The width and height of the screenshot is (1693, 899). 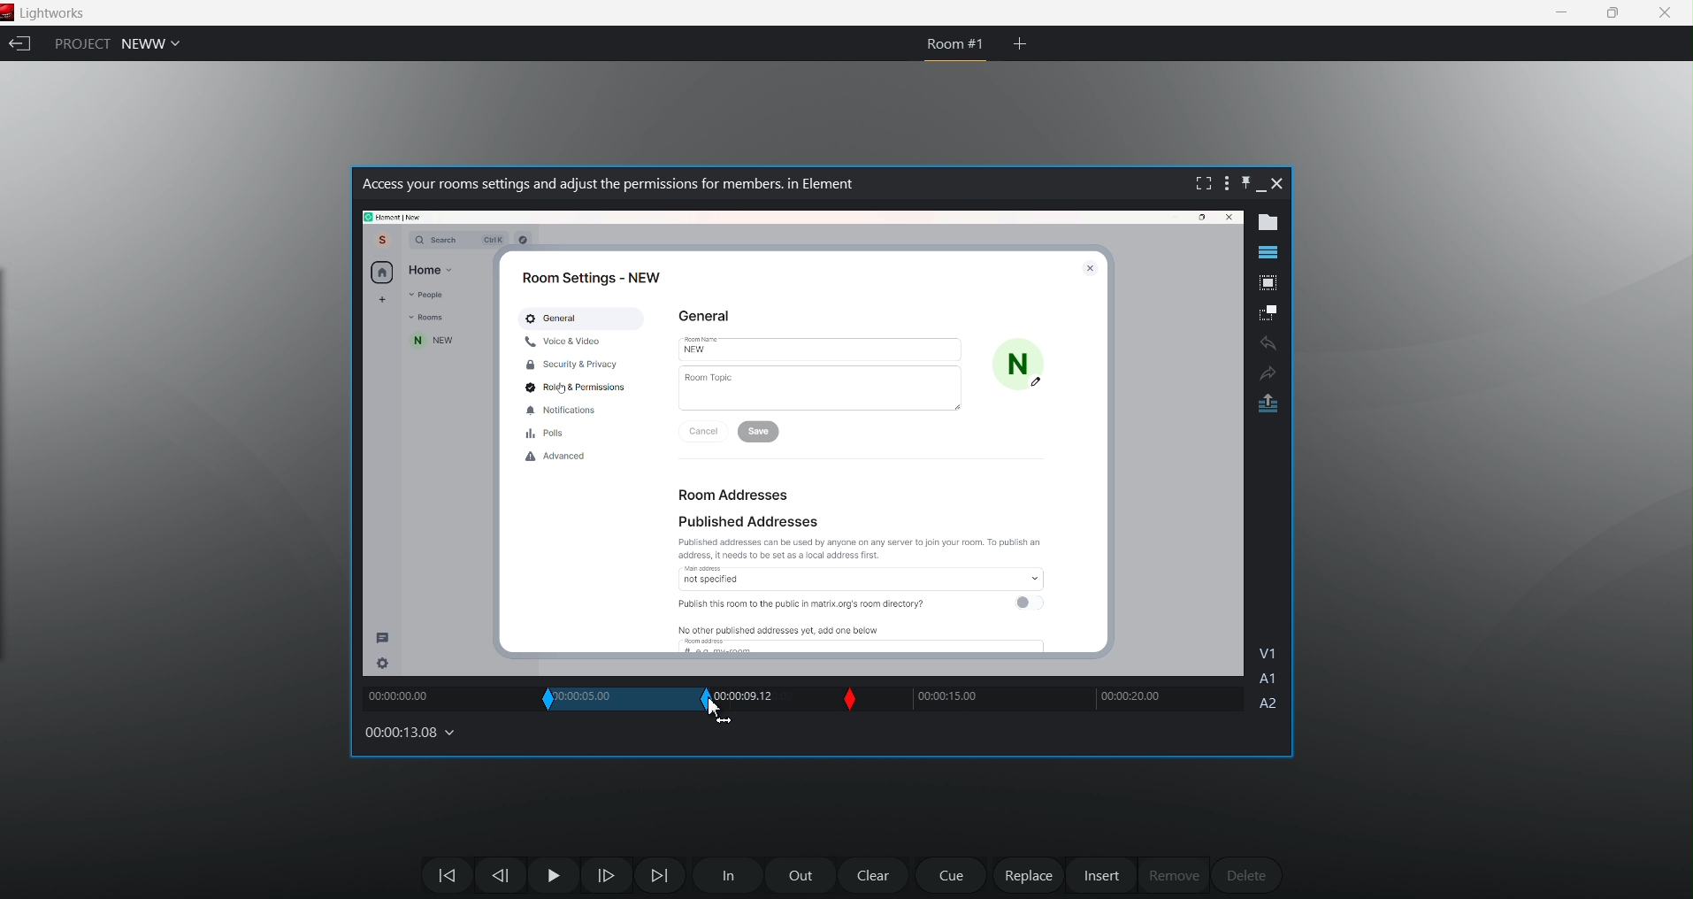 What do you see at coordinates (560, 456) in the screenshot?
I see `Advanced` at bounding box center [560, 456].